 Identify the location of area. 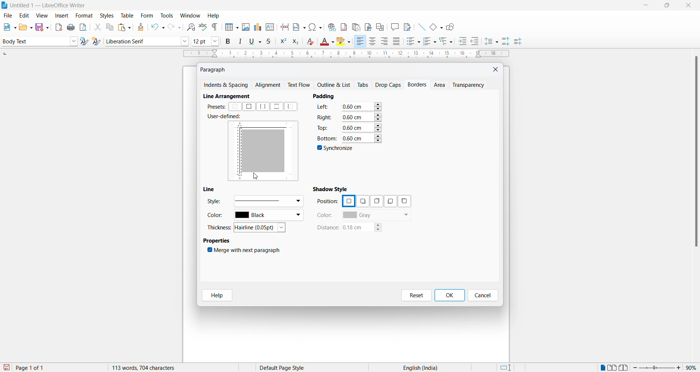
(440, 85).